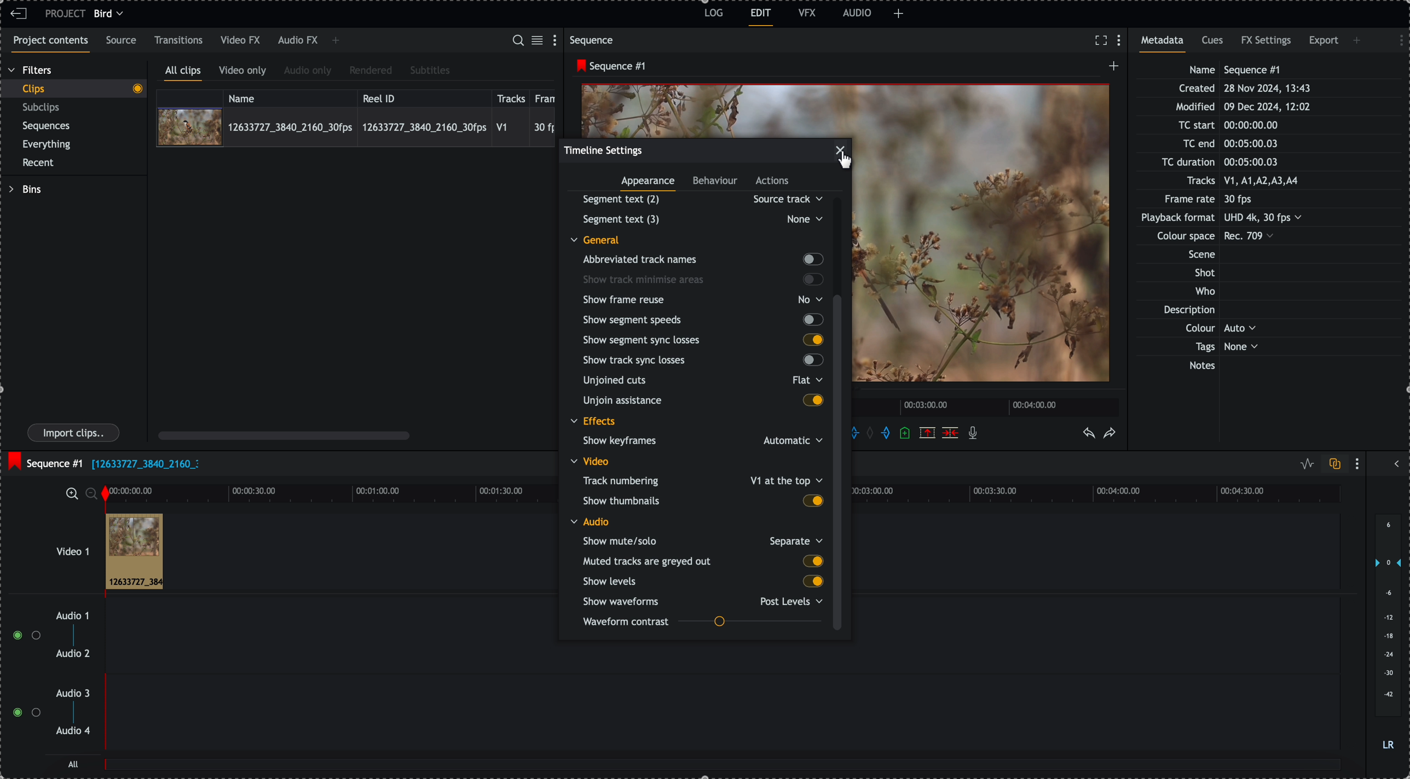 The image size is (1410, 779). What do you see at coordinates (950, 433) in the screenshot?
I see `delete/cut` at bounding box center [950, 433].